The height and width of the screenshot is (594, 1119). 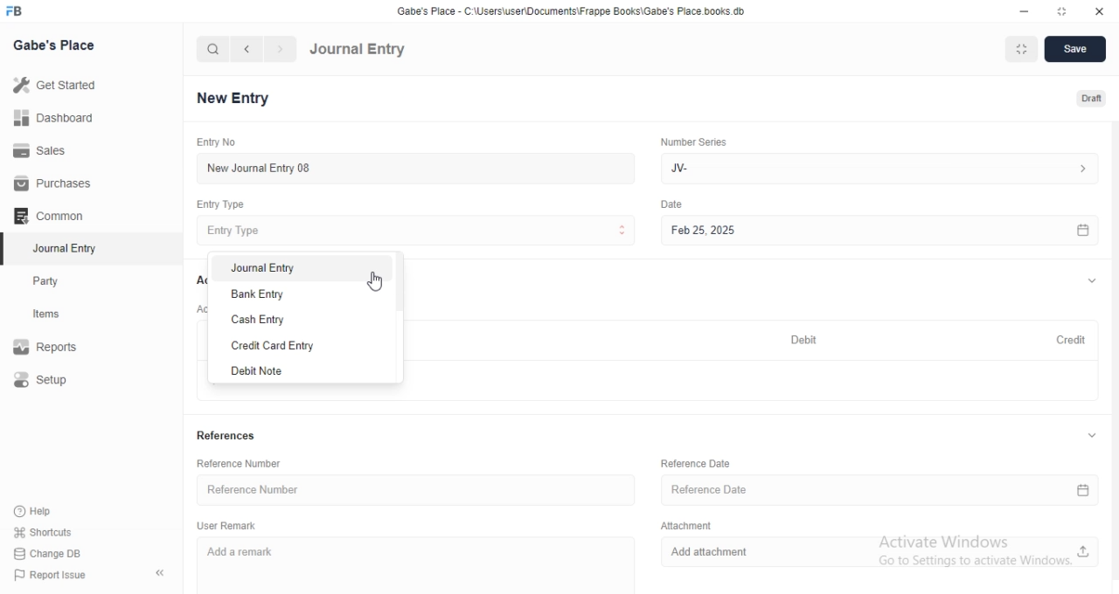 What do you see at coordinates (803, 339) in the screenshot?
I see `Debit` at bounding box center [803, 339].